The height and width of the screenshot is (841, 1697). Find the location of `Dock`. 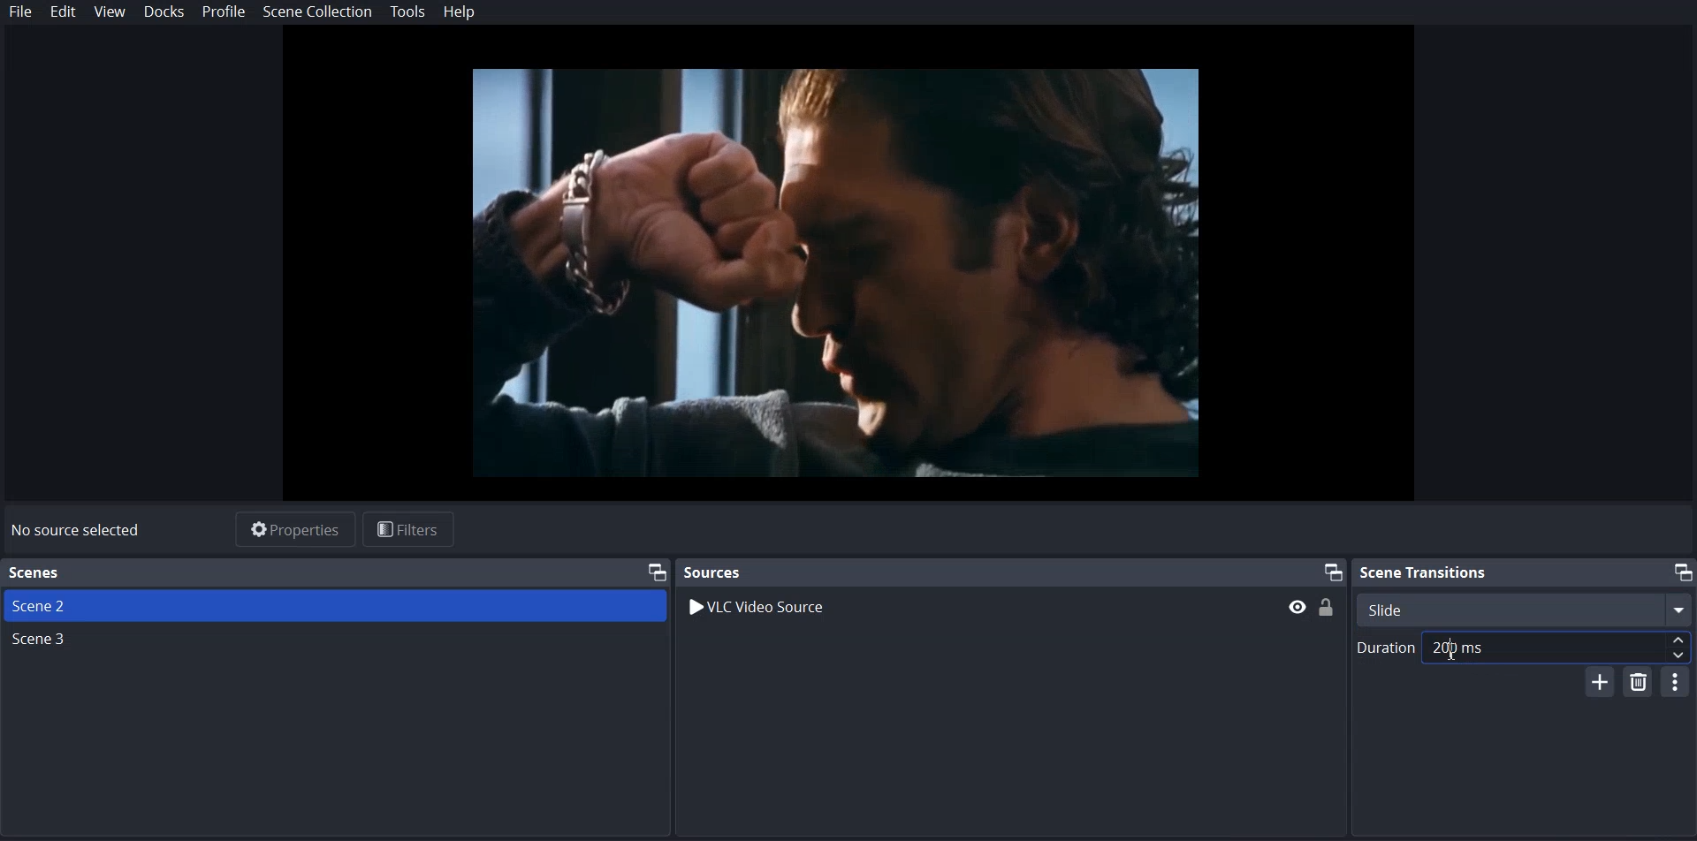

Dock is located at coordinates (164, 12).